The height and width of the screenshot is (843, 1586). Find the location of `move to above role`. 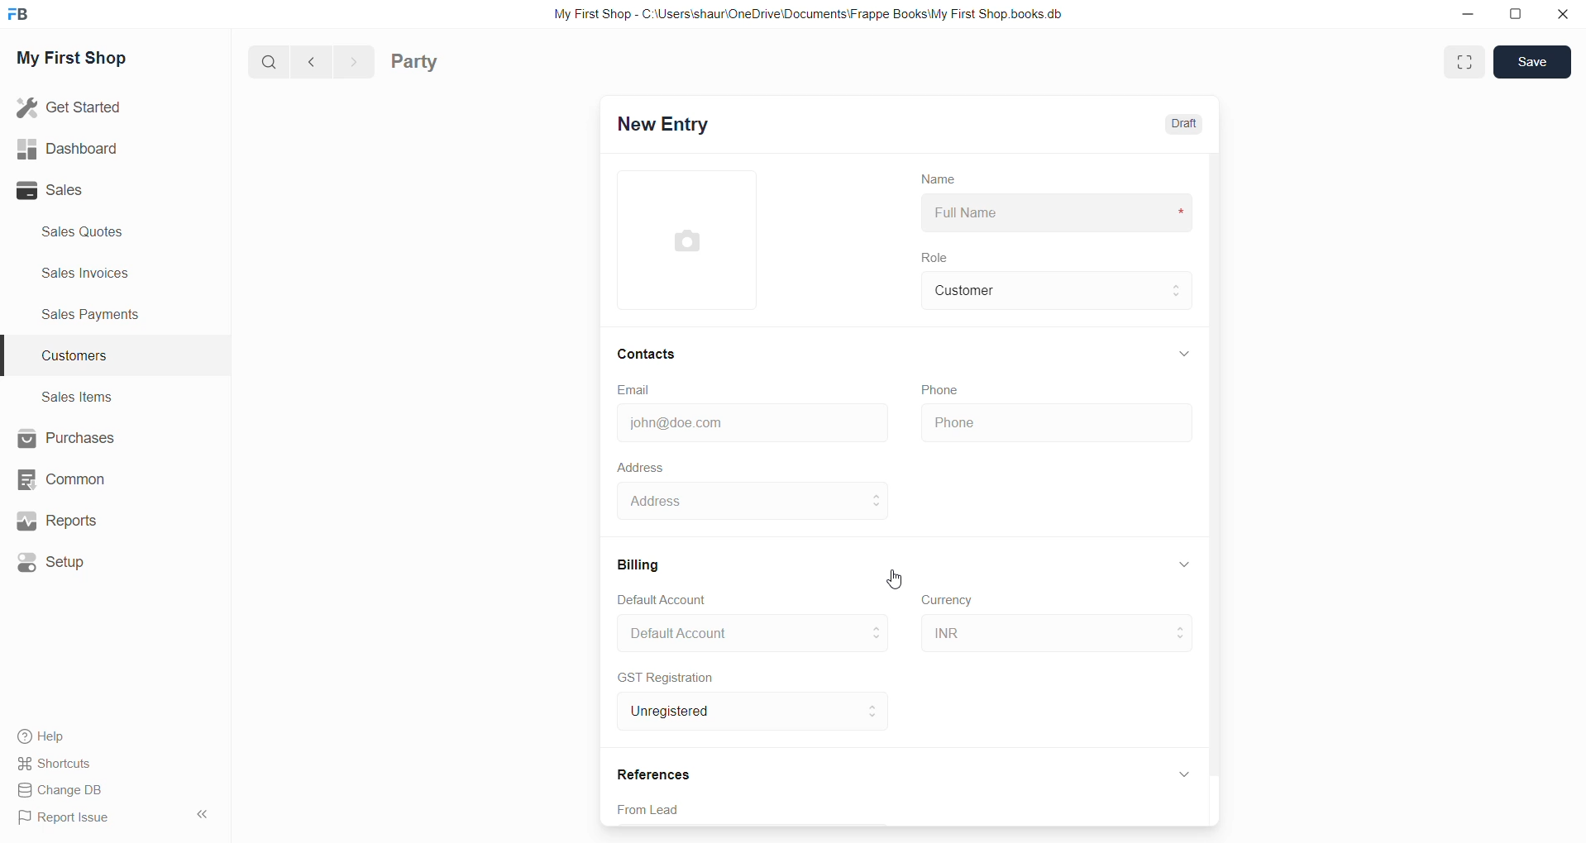

move to above role is located at coordinates (1179, 283).